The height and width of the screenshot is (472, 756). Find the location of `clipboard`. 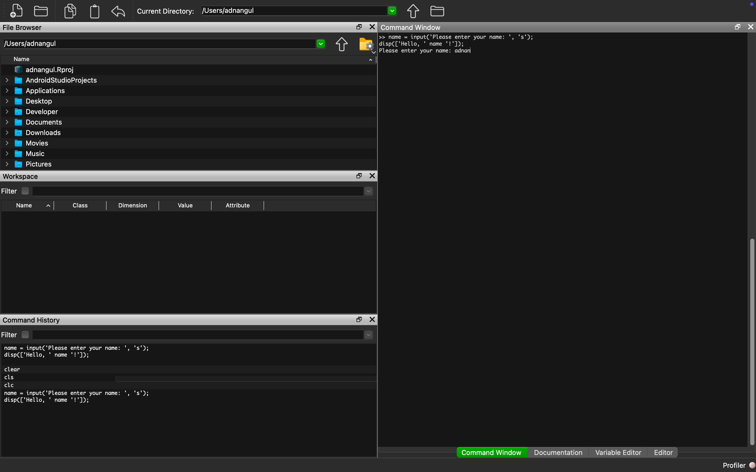

clipboard is located at coordinates (95, 12).